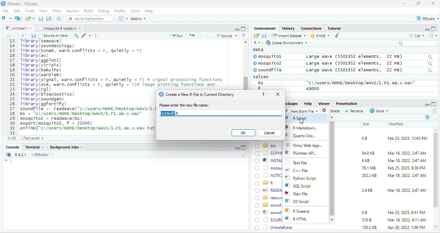 Image resolution: width=440 pixels, height=233 pixels. I want to click on 0B, so click(364, 213).